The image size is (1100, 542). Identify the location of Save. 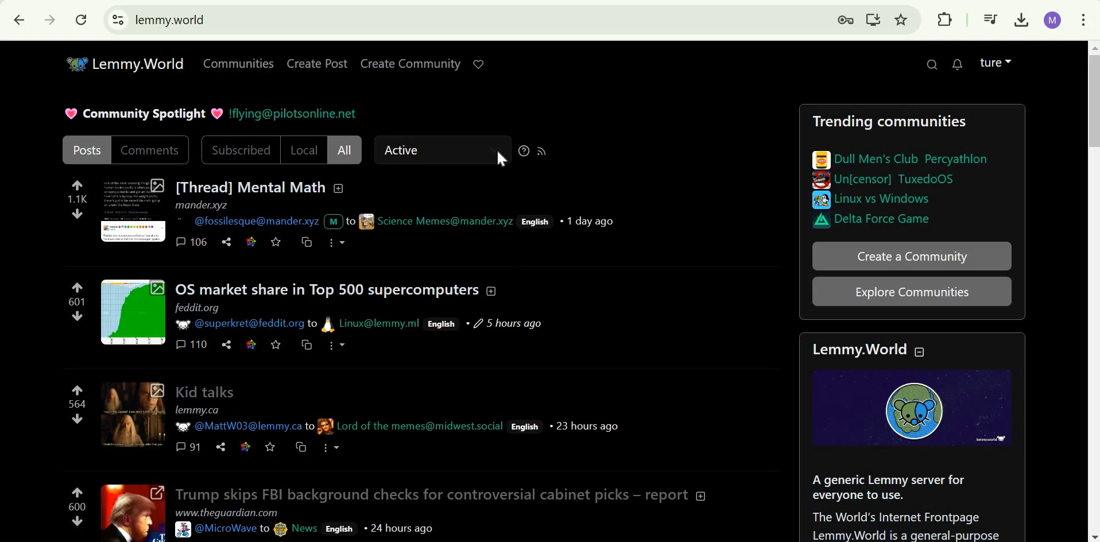
(272, 447).